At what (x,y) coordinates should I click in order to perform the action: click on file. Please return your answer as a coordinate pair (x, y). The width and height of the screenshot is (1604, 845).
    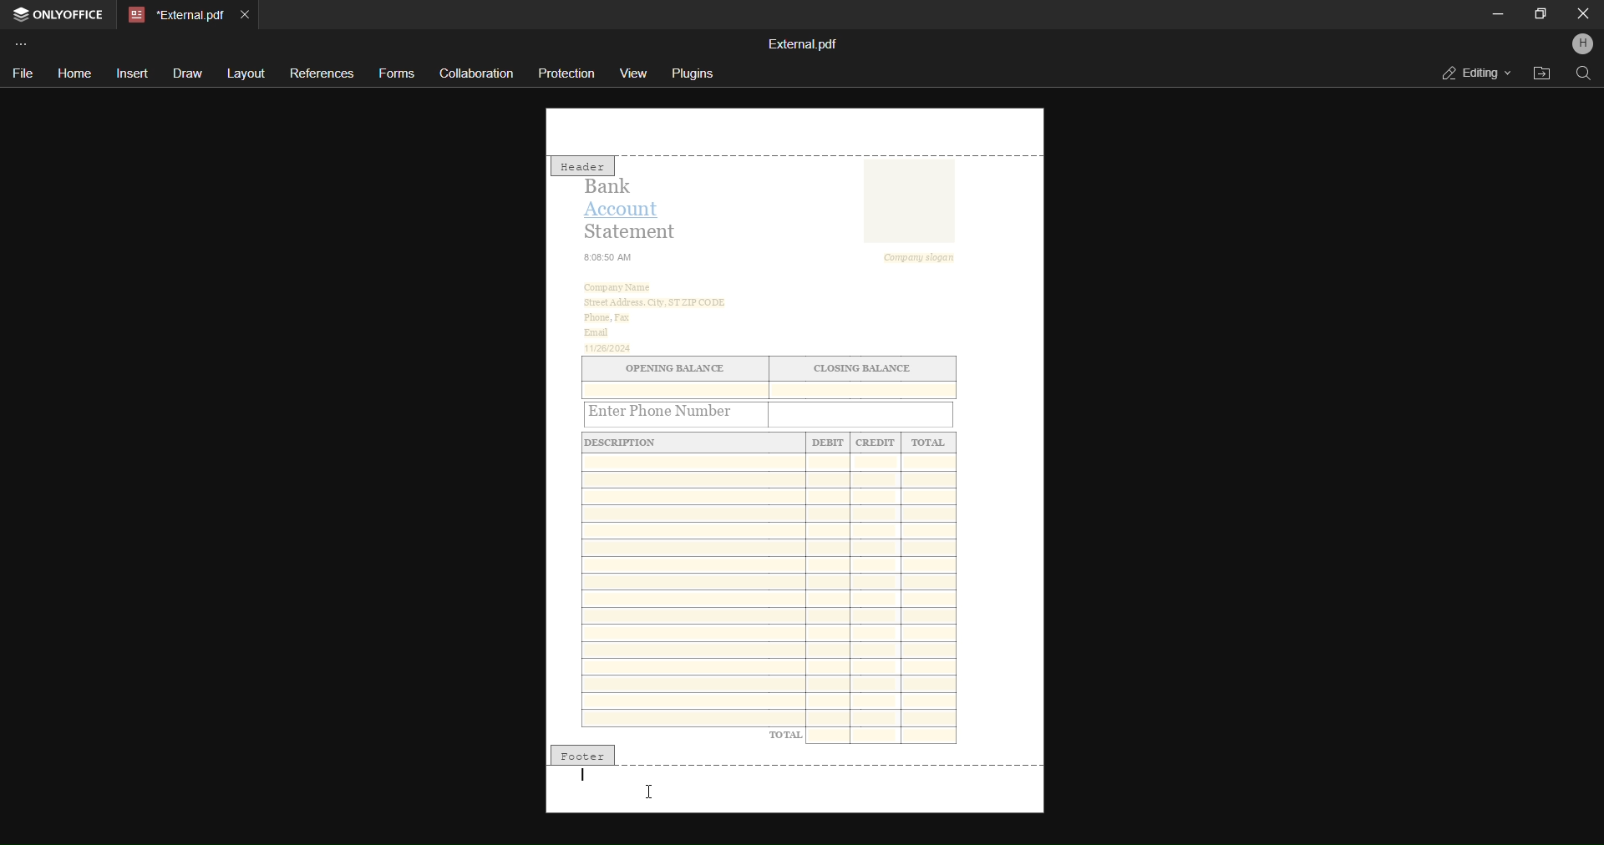
    Looking at the image, I should click on (20, 75).